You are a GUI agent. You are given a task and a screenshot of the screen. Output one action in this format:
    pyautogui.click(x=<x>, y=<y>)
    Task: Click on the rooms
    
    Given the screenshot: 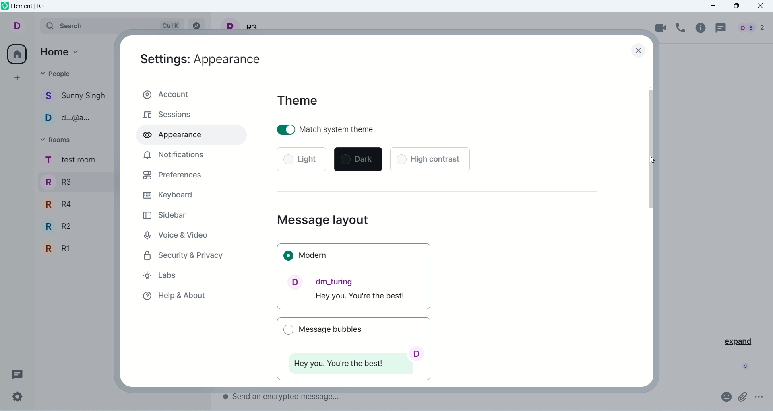 What is the action you would take?
    pyautogui.click(x=57, y=140)
    